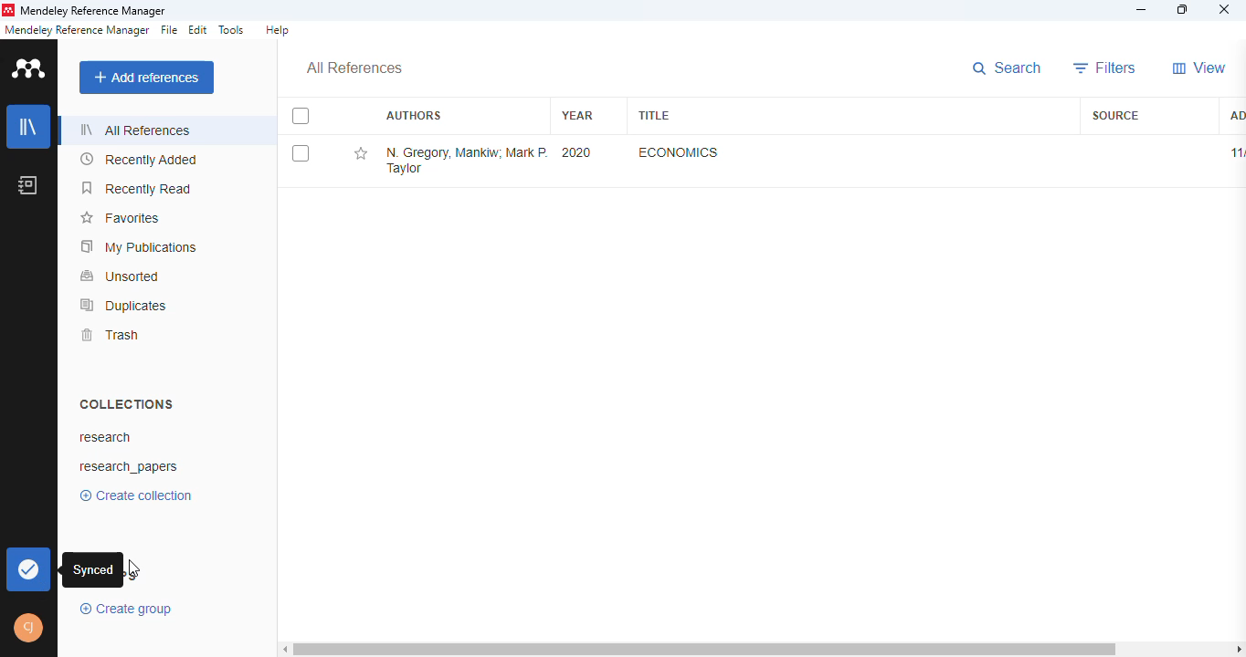  I want to click on tools, so click(231, 29).